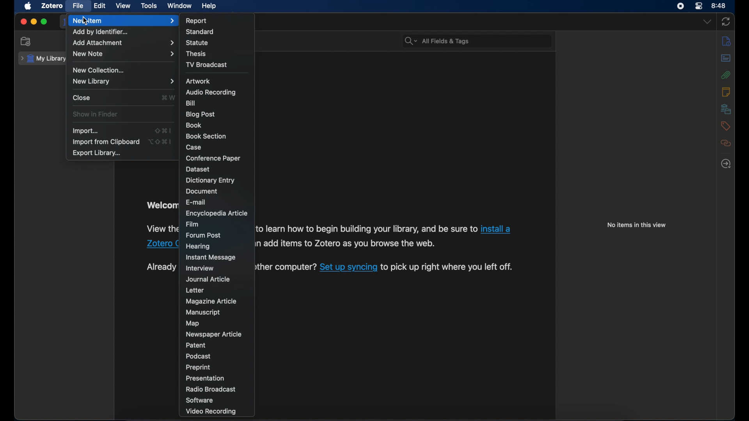 The image size is (749, 421). I want to click on report, so click(197, 21).